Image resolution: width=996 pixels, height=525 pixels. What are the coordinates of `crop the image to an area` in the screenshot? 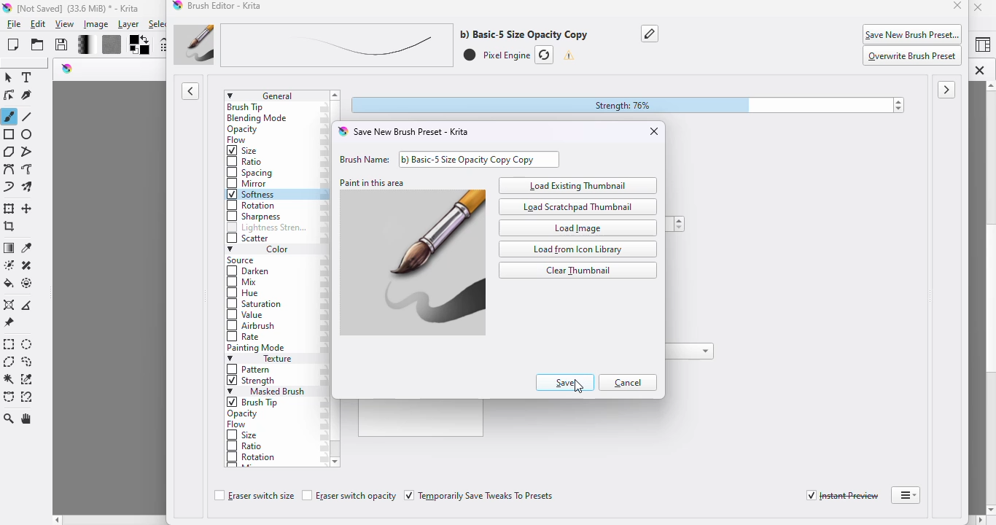 It's located at (9, 227).